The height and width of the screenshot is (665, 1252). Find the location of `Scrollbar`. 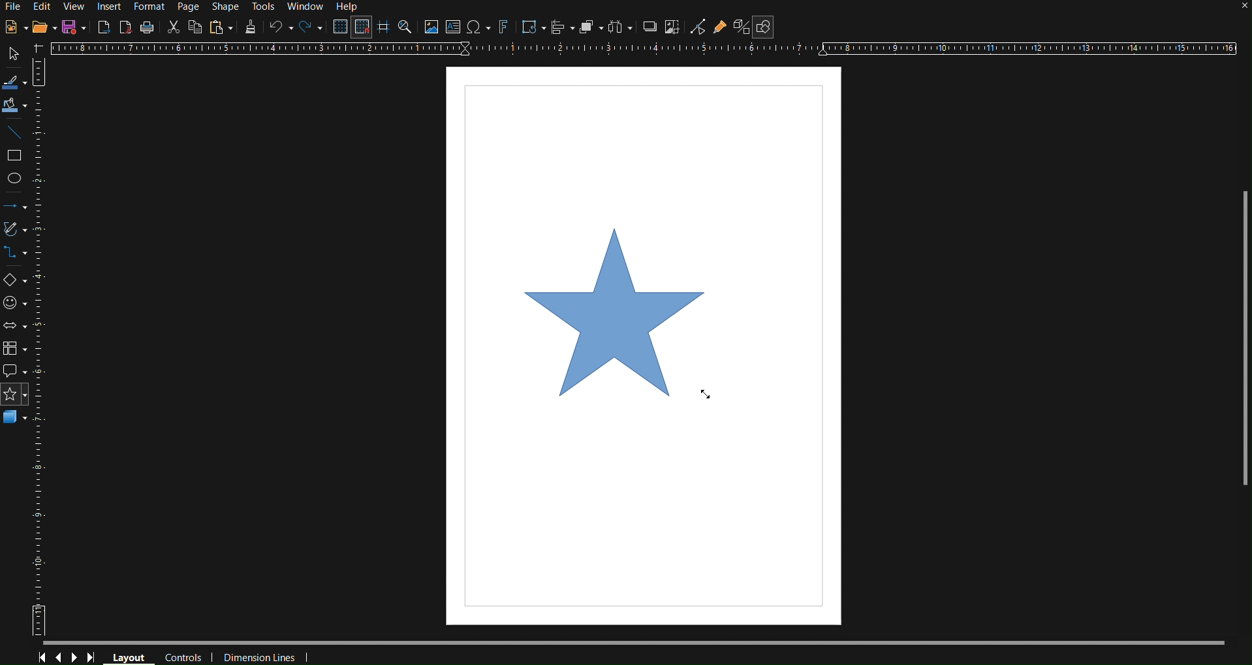

Scrollbar is located at coordinates (1237, 331).